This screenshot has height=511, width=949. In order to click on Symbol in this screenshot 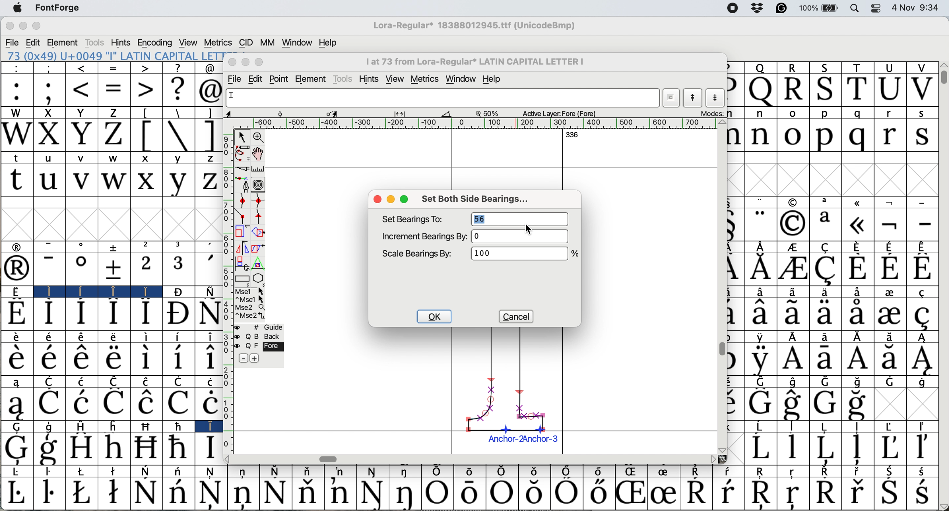, I will do `click(82, 492)`.